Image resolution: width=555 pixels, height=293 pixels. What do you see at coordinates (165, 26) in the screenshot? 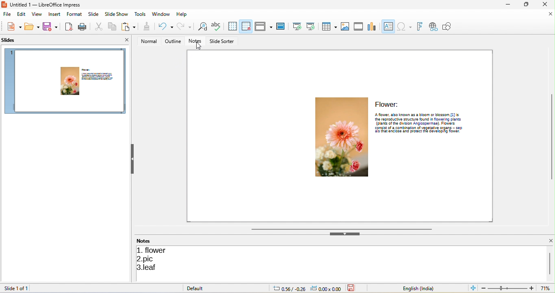
I see `undo` at bounding box center [165, 26].